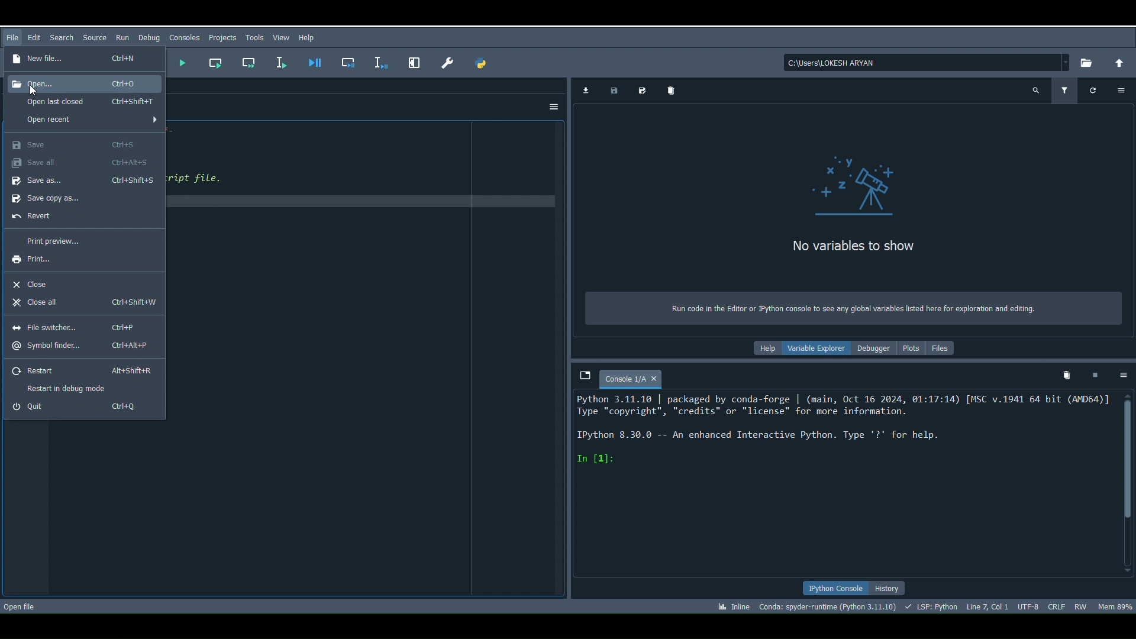 The width and height of the screenshot is (1136, 639). What do you see at coordinates (909, 347) in the screenshot?
I see `Plots` at bounding box center [909, 347].